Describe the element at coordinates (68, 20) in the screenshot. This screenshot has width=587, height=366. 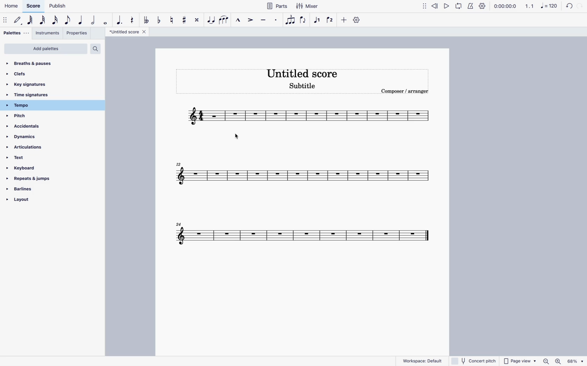
I see `eighth note` at that location.